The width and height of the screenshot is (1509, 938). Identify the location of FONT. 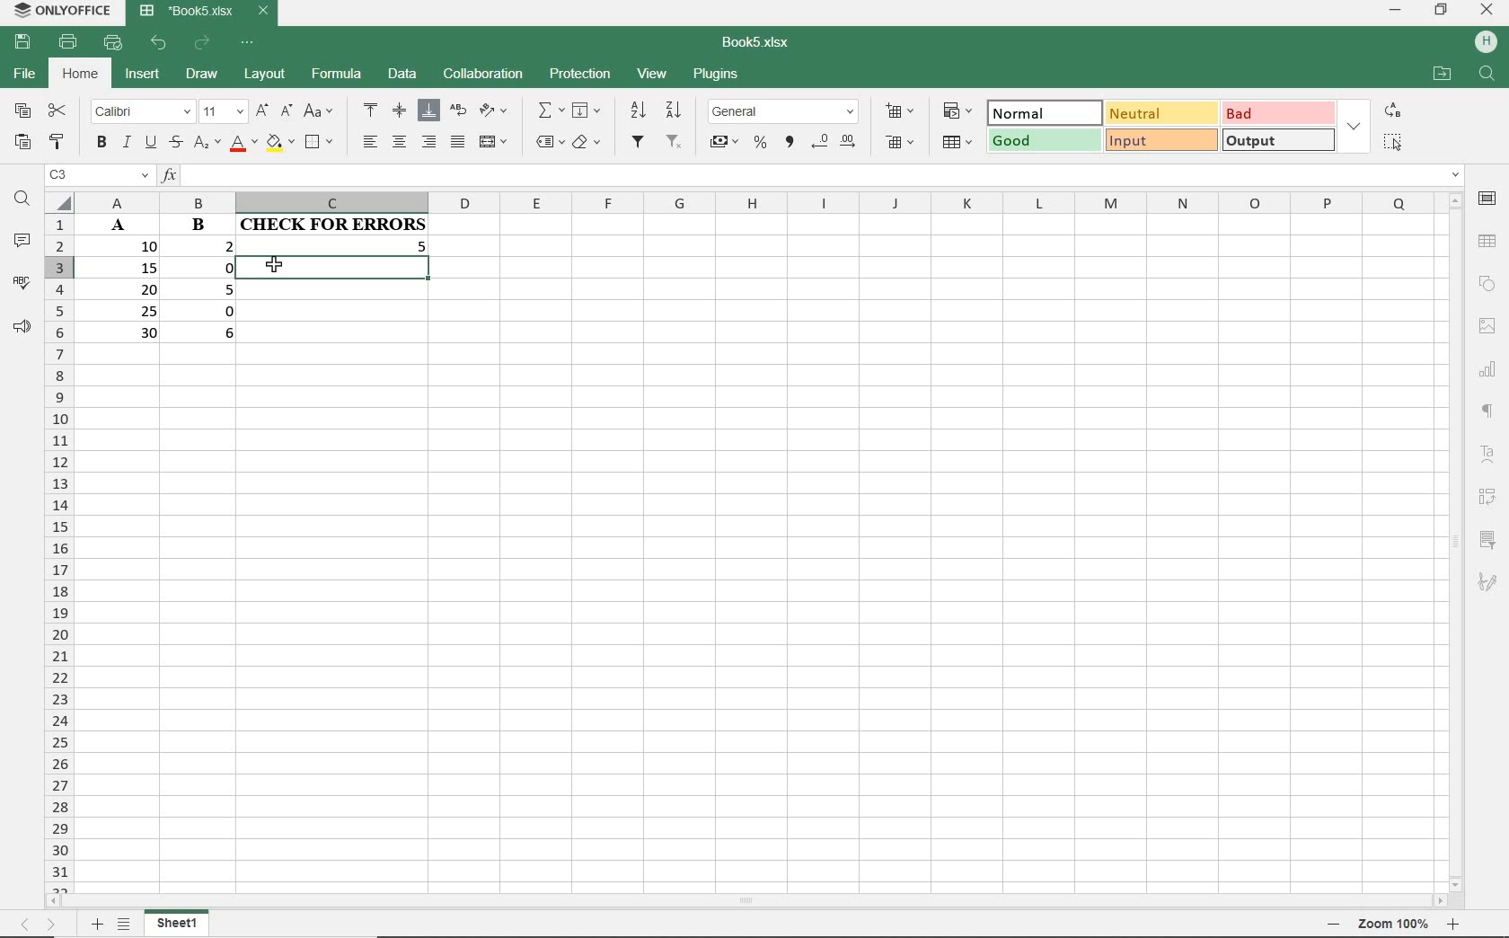
(138, 113).